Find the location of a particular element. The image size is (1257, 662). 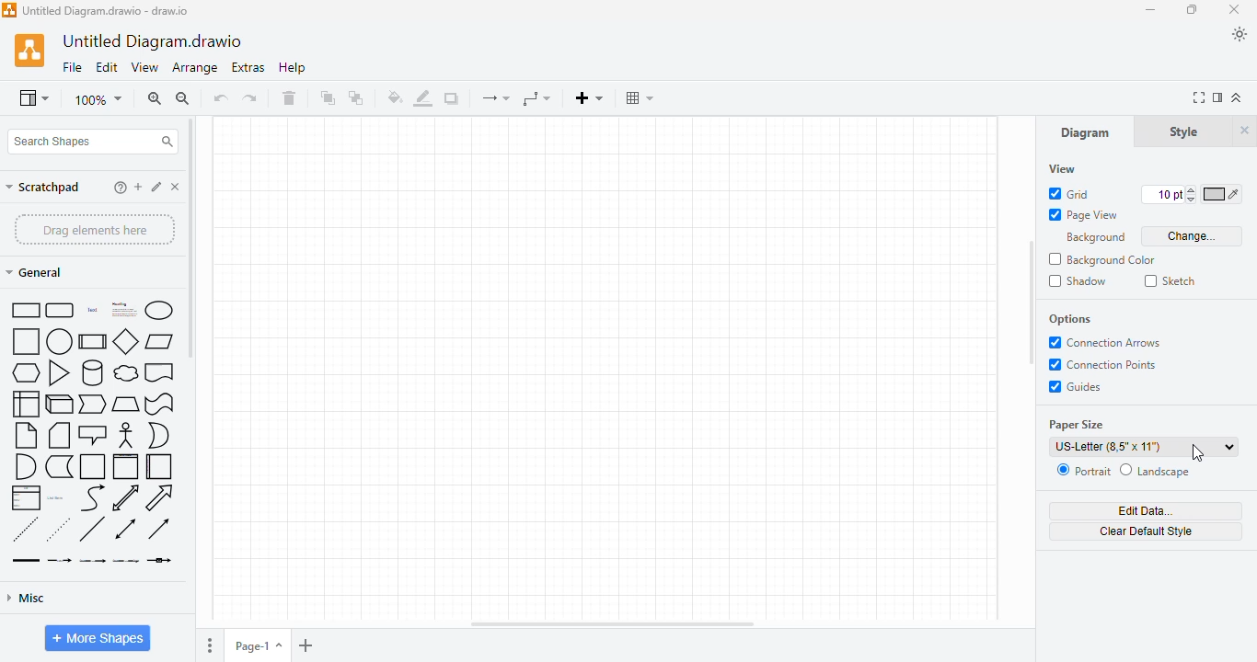

shadow is located at coordinates (451, 97).